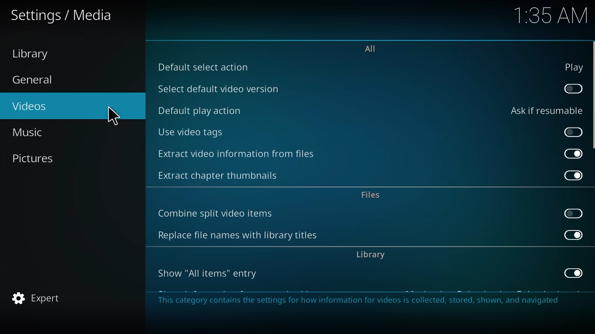  What do you see at coordinates (573, 67) in the screenshot?
I see `play` at bounding box center [573, 67].